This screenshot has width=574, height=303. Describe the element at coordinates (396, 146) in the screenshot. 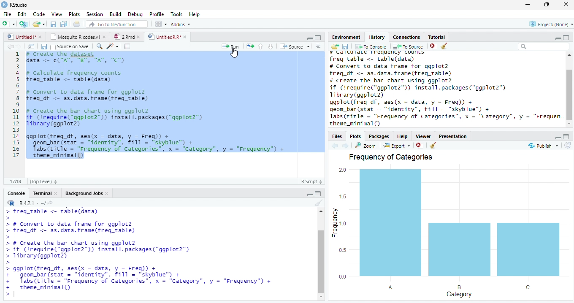

I see `Export` at that location.